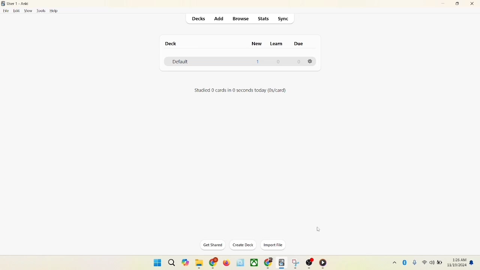 Image resolution: width=480 pixels, height=270 pixels. I want to click on microphone, so click(413, 262).